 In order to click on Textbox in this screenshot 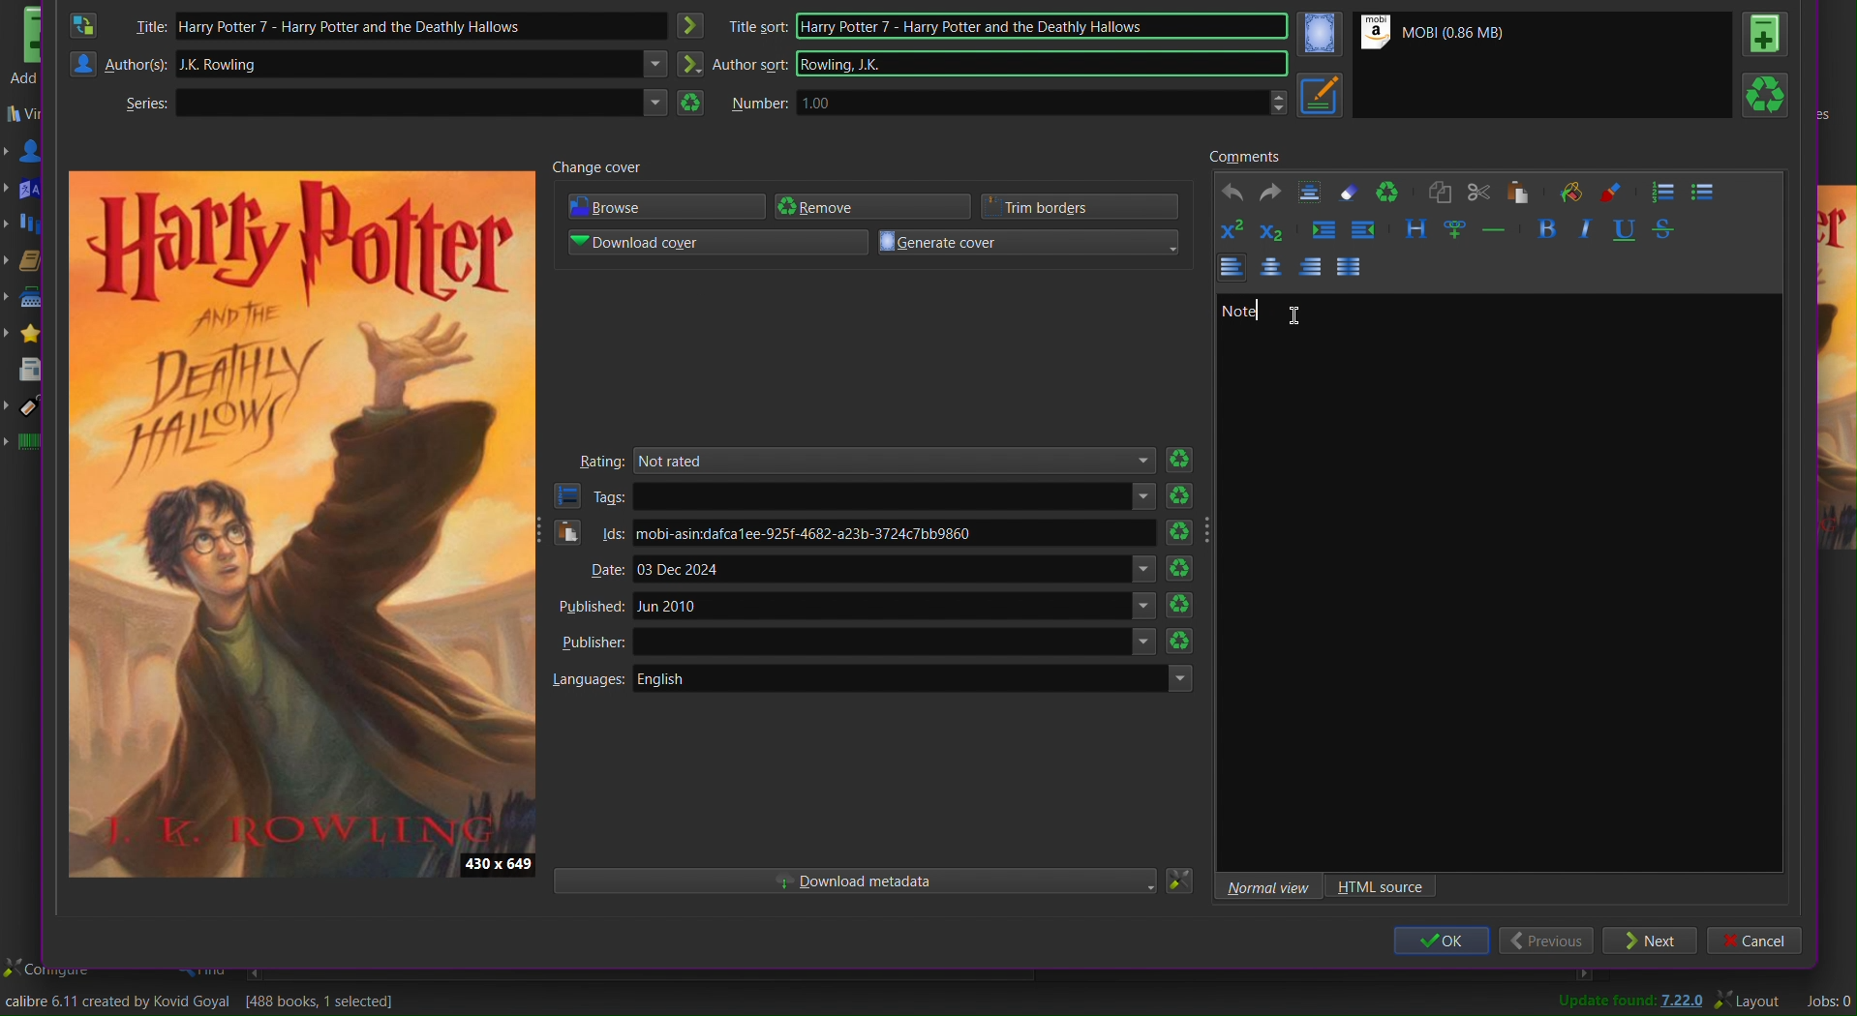, I will do `click(1492, 574)`.